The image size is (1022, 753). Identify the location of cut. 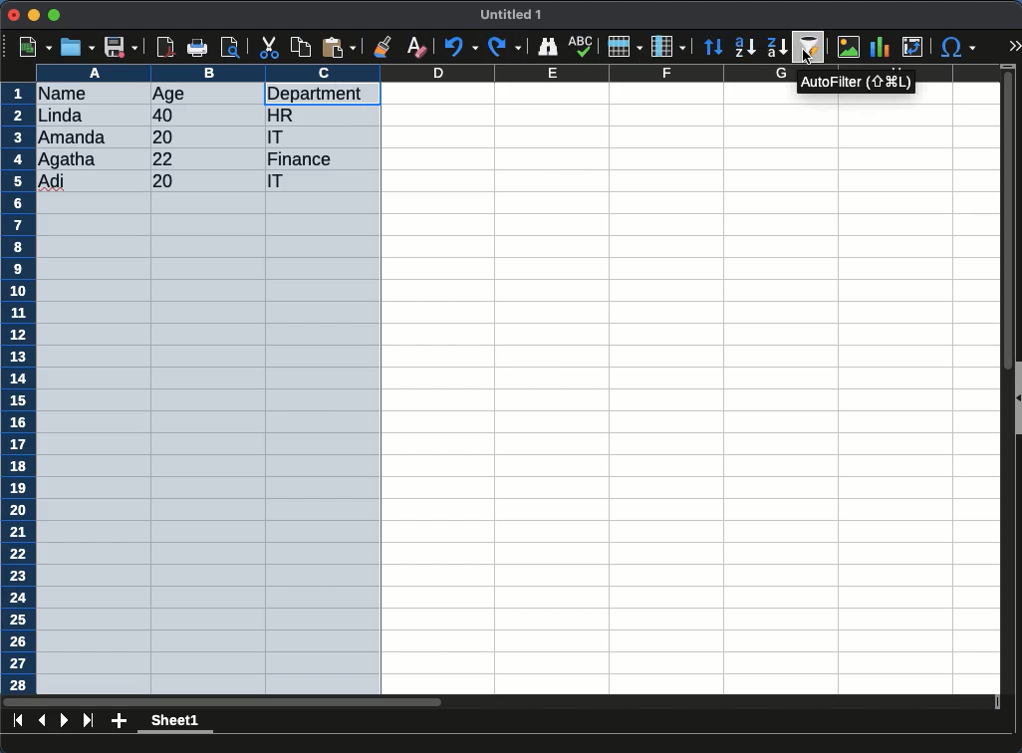
(270, 47).